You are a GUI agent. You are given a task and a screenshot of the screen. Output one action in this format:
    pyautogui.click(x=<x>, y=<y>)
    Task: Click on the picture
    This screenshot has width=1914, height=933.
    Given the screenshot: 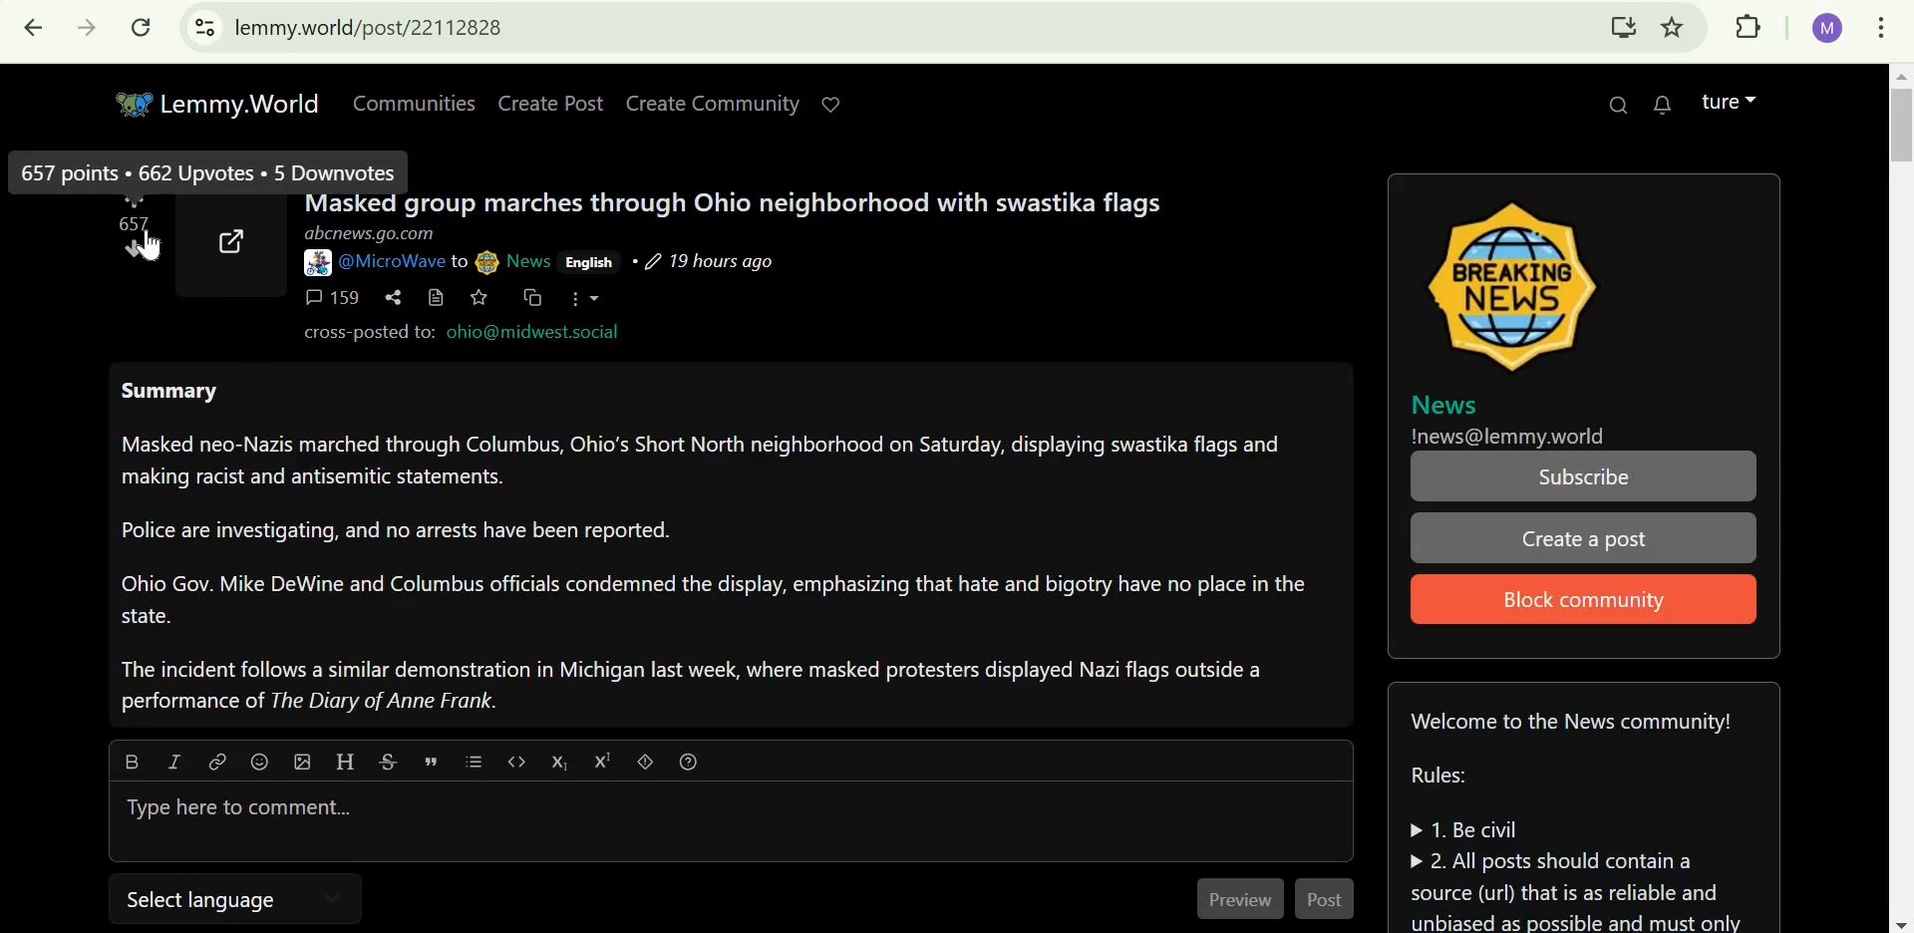 What is the action you would take?
    pyautogui.click(x=314, y=263)
    